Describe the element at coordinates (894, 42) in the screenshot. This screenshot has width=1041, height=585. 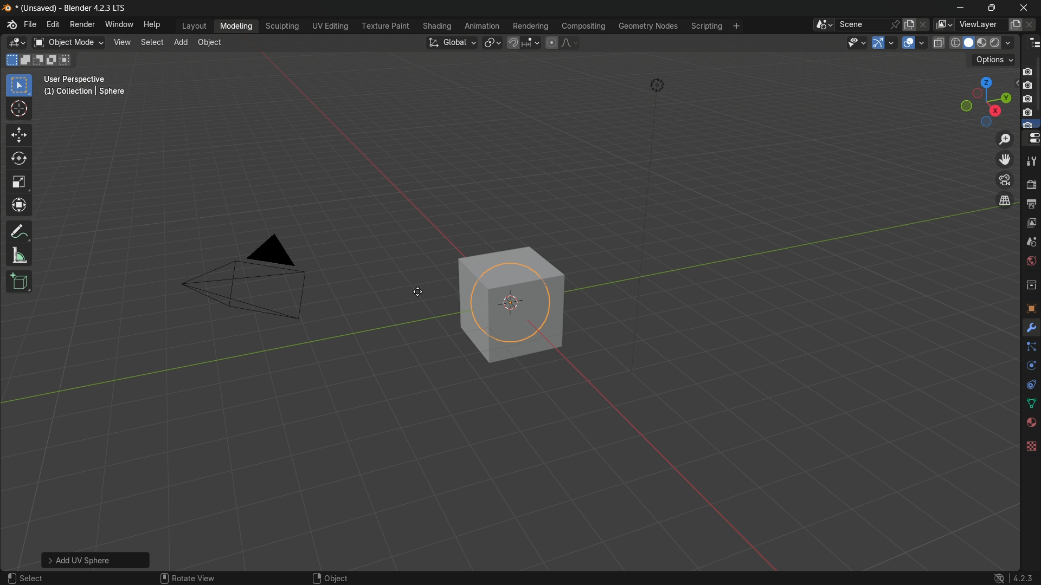
I see `gizmos` at that location.